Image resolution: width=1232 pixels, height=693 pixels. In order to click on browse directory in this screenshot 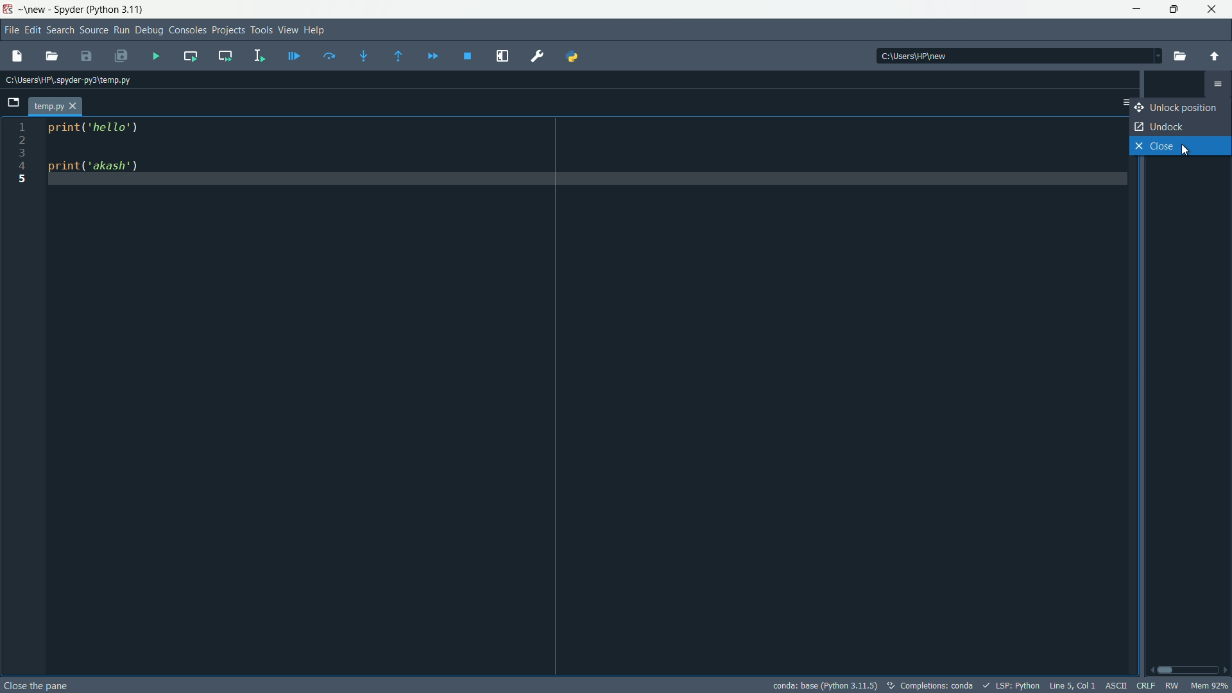, I will do `click(1177, 56)`.